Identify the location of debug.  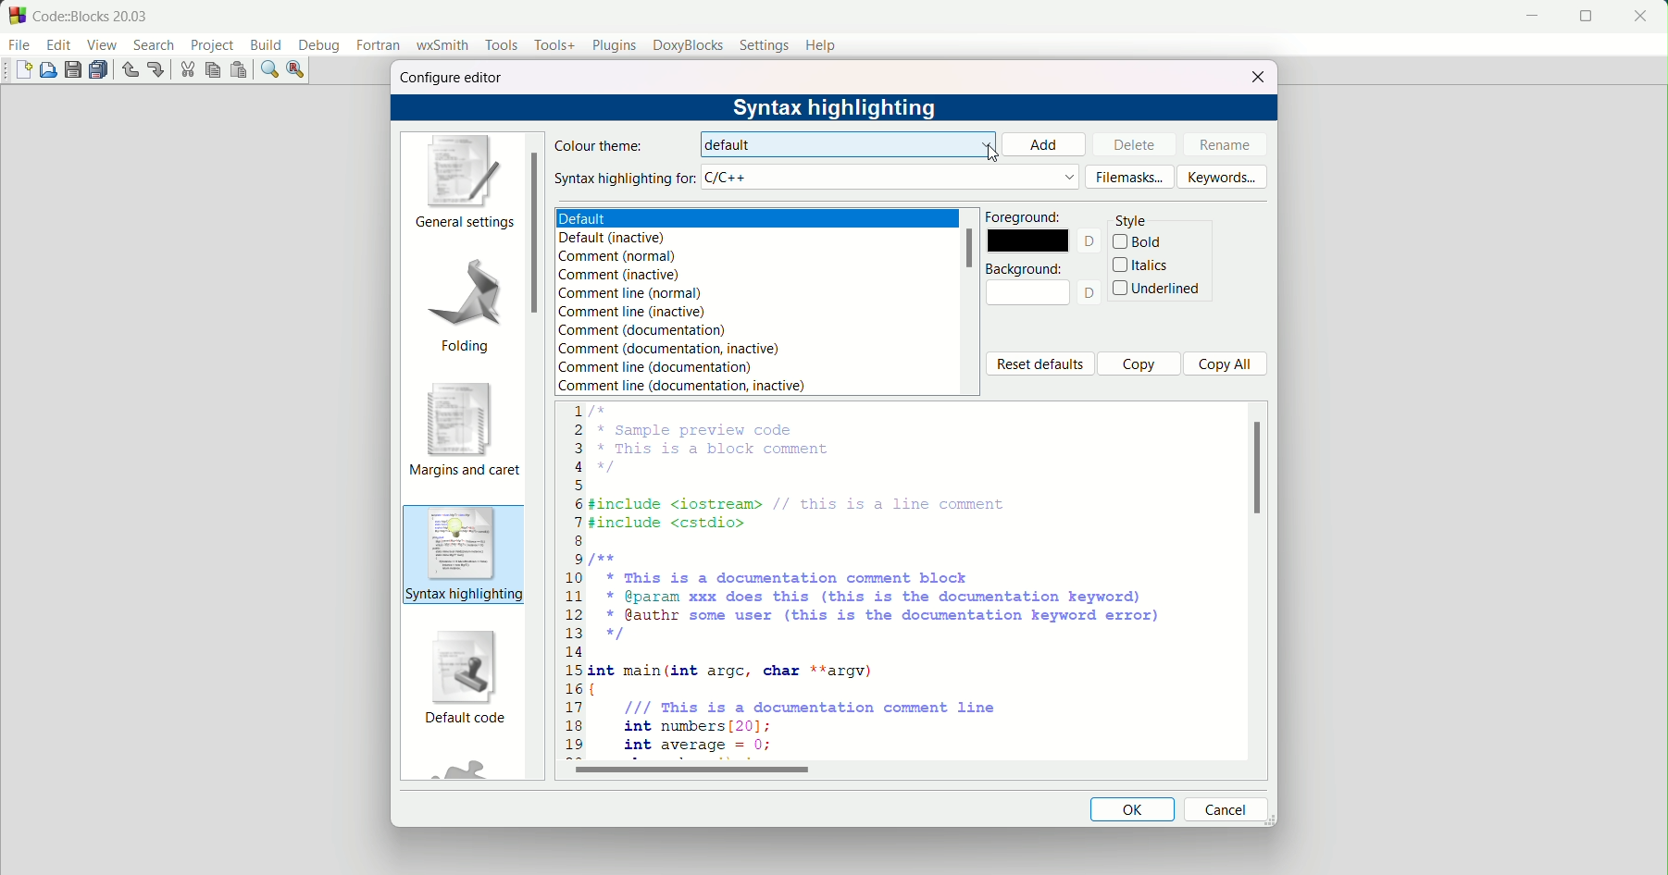
(320, 47).